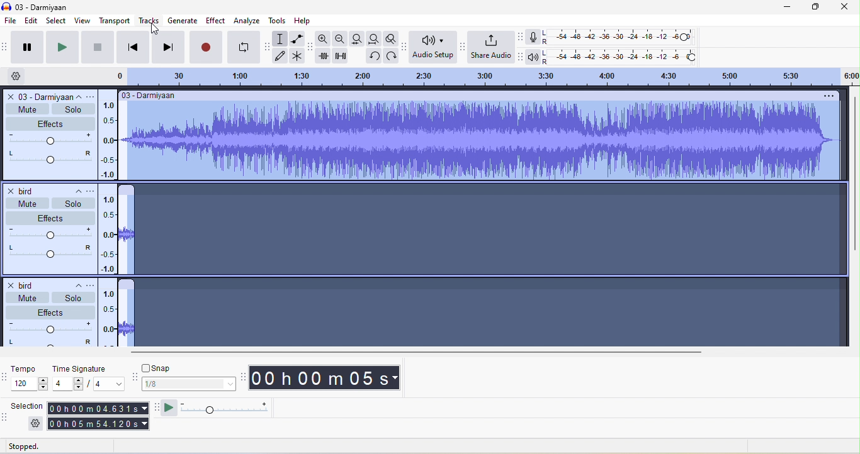 The width and height of the screenshot is (860, 454). What do you see at coordinates (167, 409) in the screenshot?
I see `play at speed once` at bounding box center [167, 409].